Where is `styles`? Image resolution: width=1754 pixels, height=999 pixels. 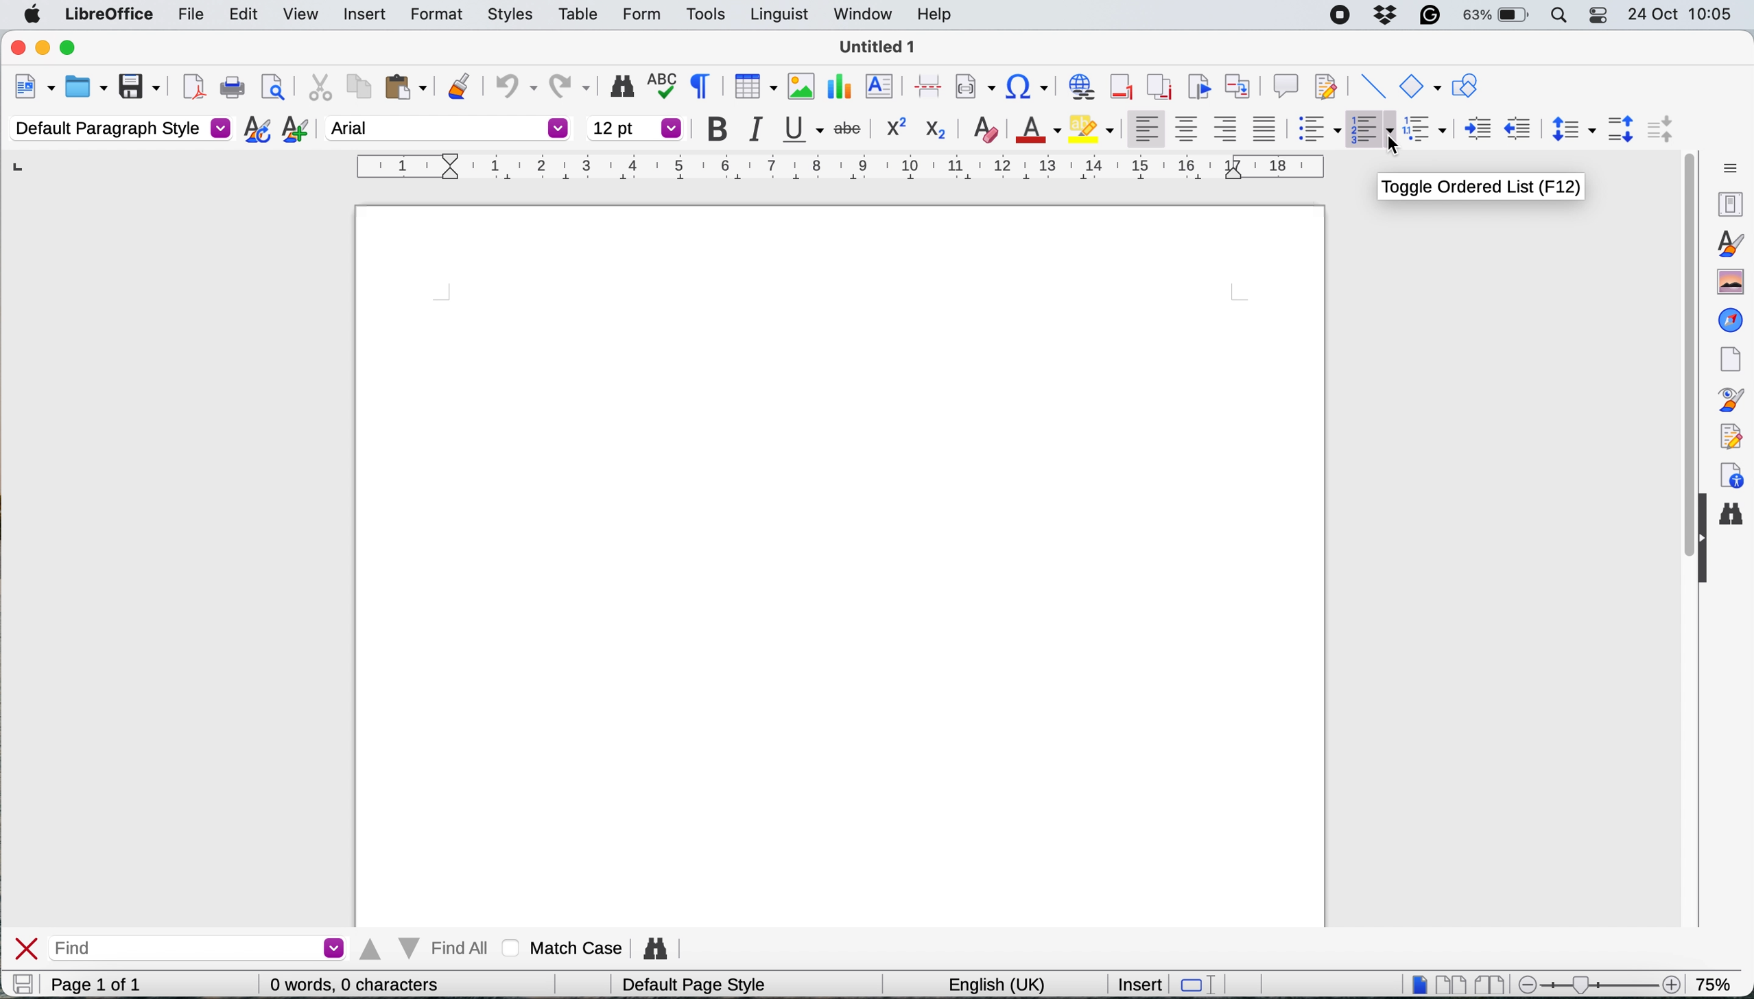 styles is located at coordinates (1728, 242).